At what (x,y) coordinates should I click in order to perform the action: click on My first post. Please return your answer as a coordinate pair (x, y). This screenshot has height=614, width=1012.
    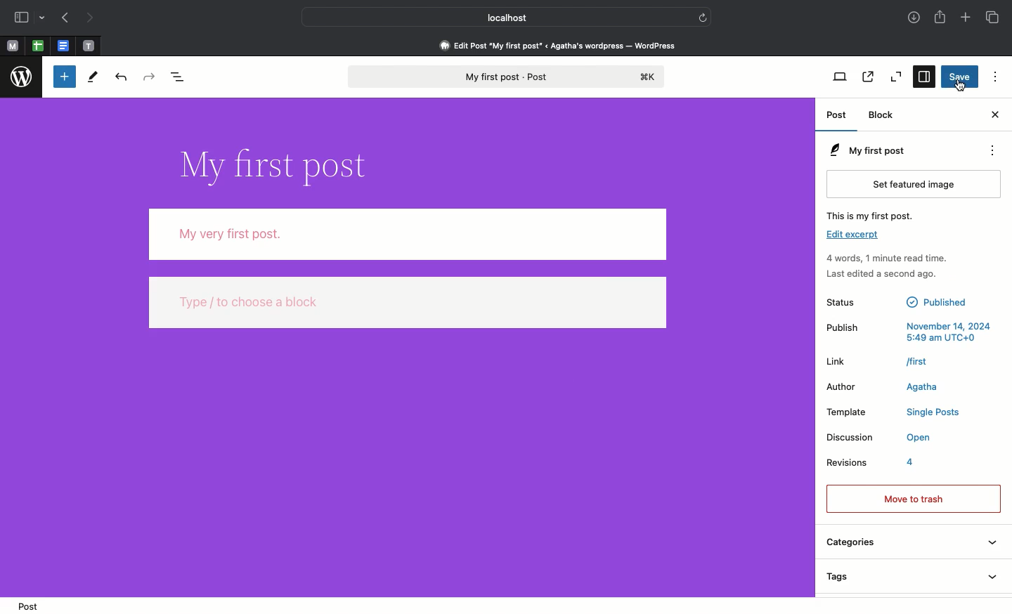
    Looking at the image, I should click on (504, 77).